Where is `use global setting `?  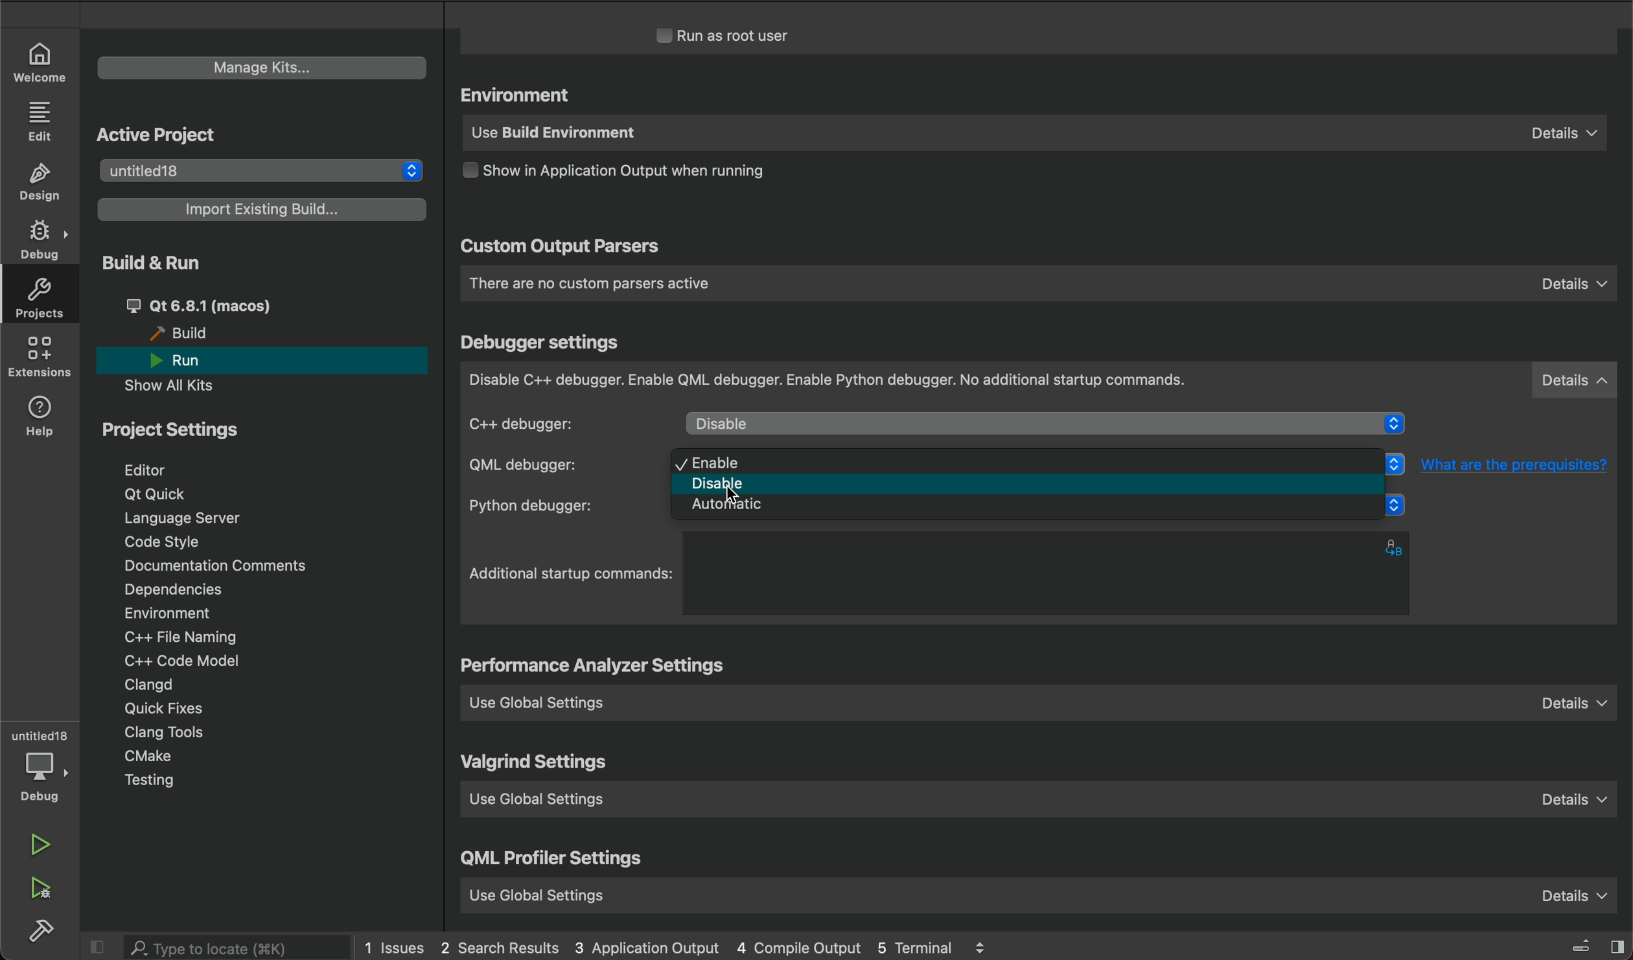 use global setting  is located at coordinates (1043, 804).